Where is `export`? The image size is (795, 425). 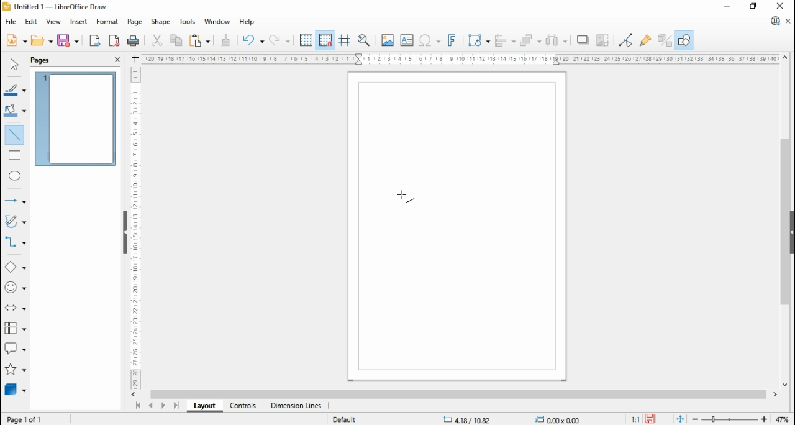 export is located at coordinates (94, 40).